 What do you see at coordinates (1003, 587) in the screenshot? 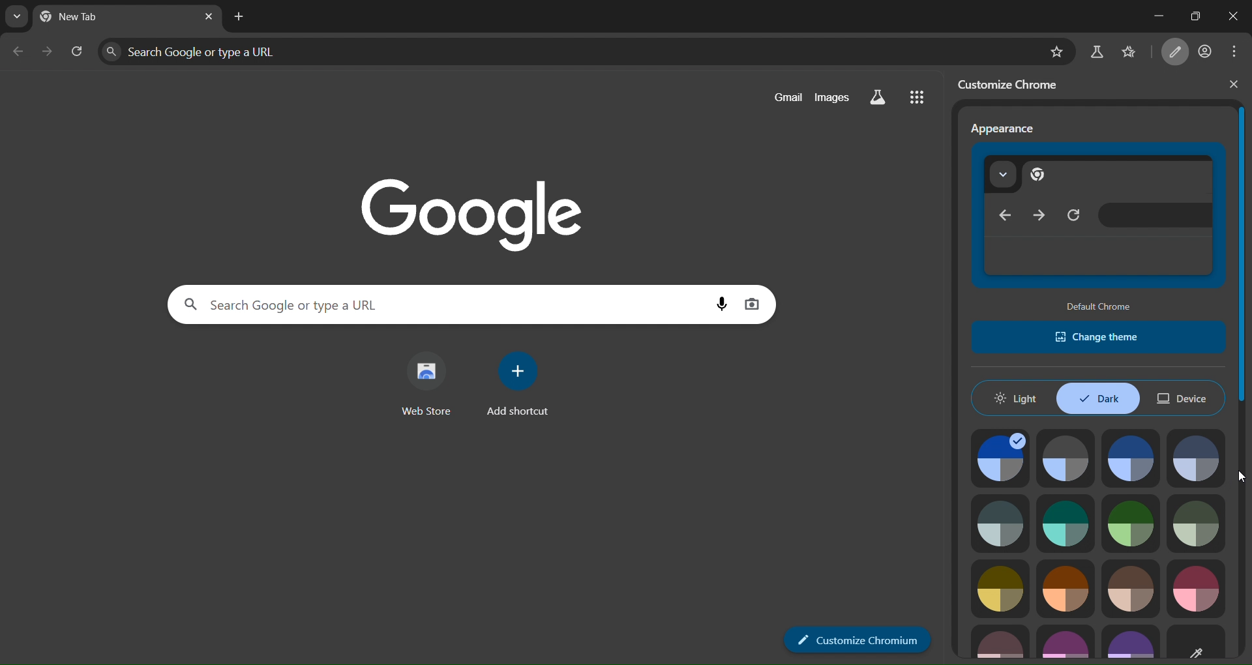
I see `image` at bounding box center [1003, 587].